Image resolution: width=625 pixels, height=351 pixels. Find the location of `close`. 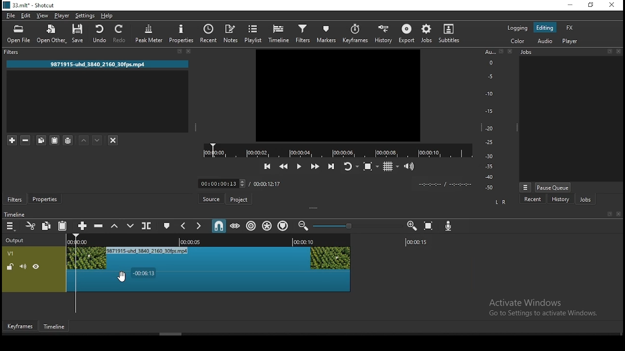

close is located at coordinates (188, 51).